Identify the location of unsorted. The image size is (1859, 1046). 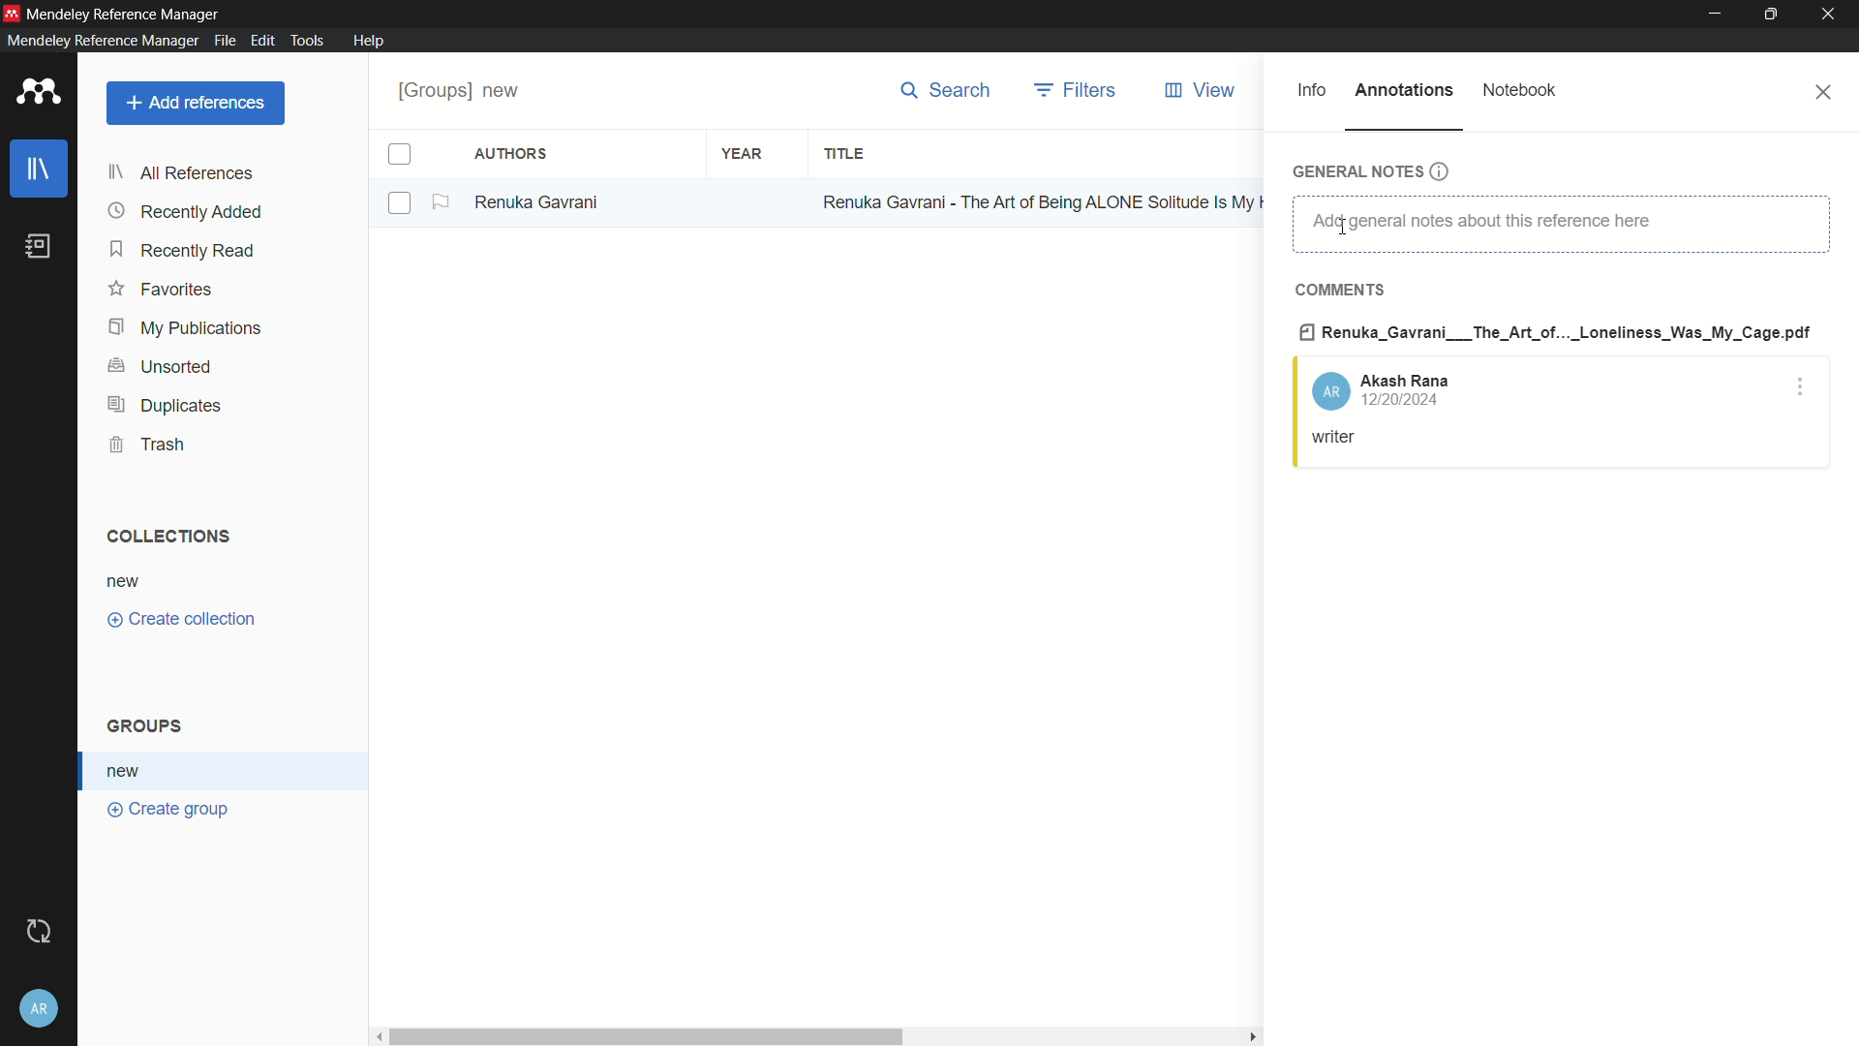
(164, 366).